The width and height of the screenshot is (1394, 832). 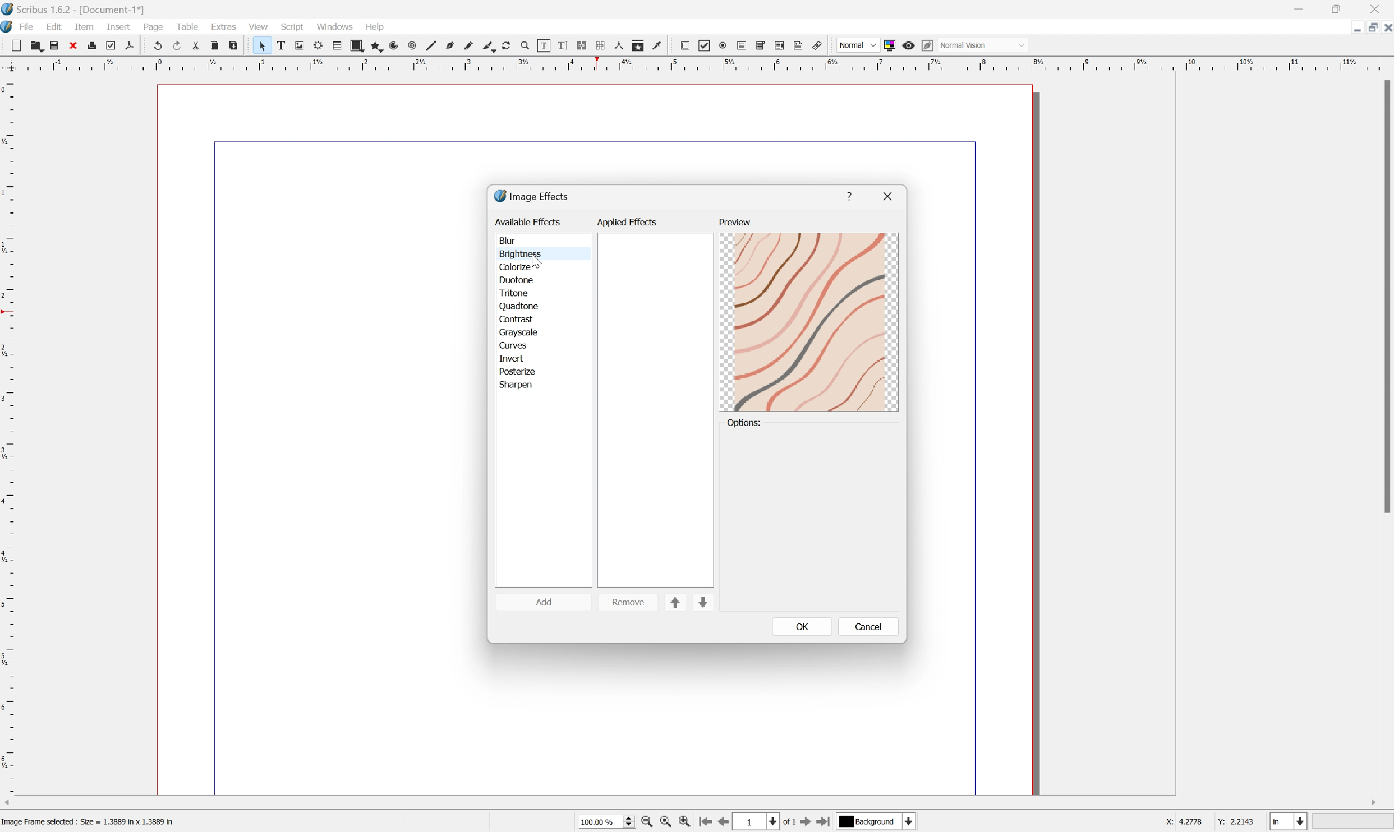 What do you see at coordinates (510, 239) in the screenshot?
I see `blur` at bounding box center [510, 239].